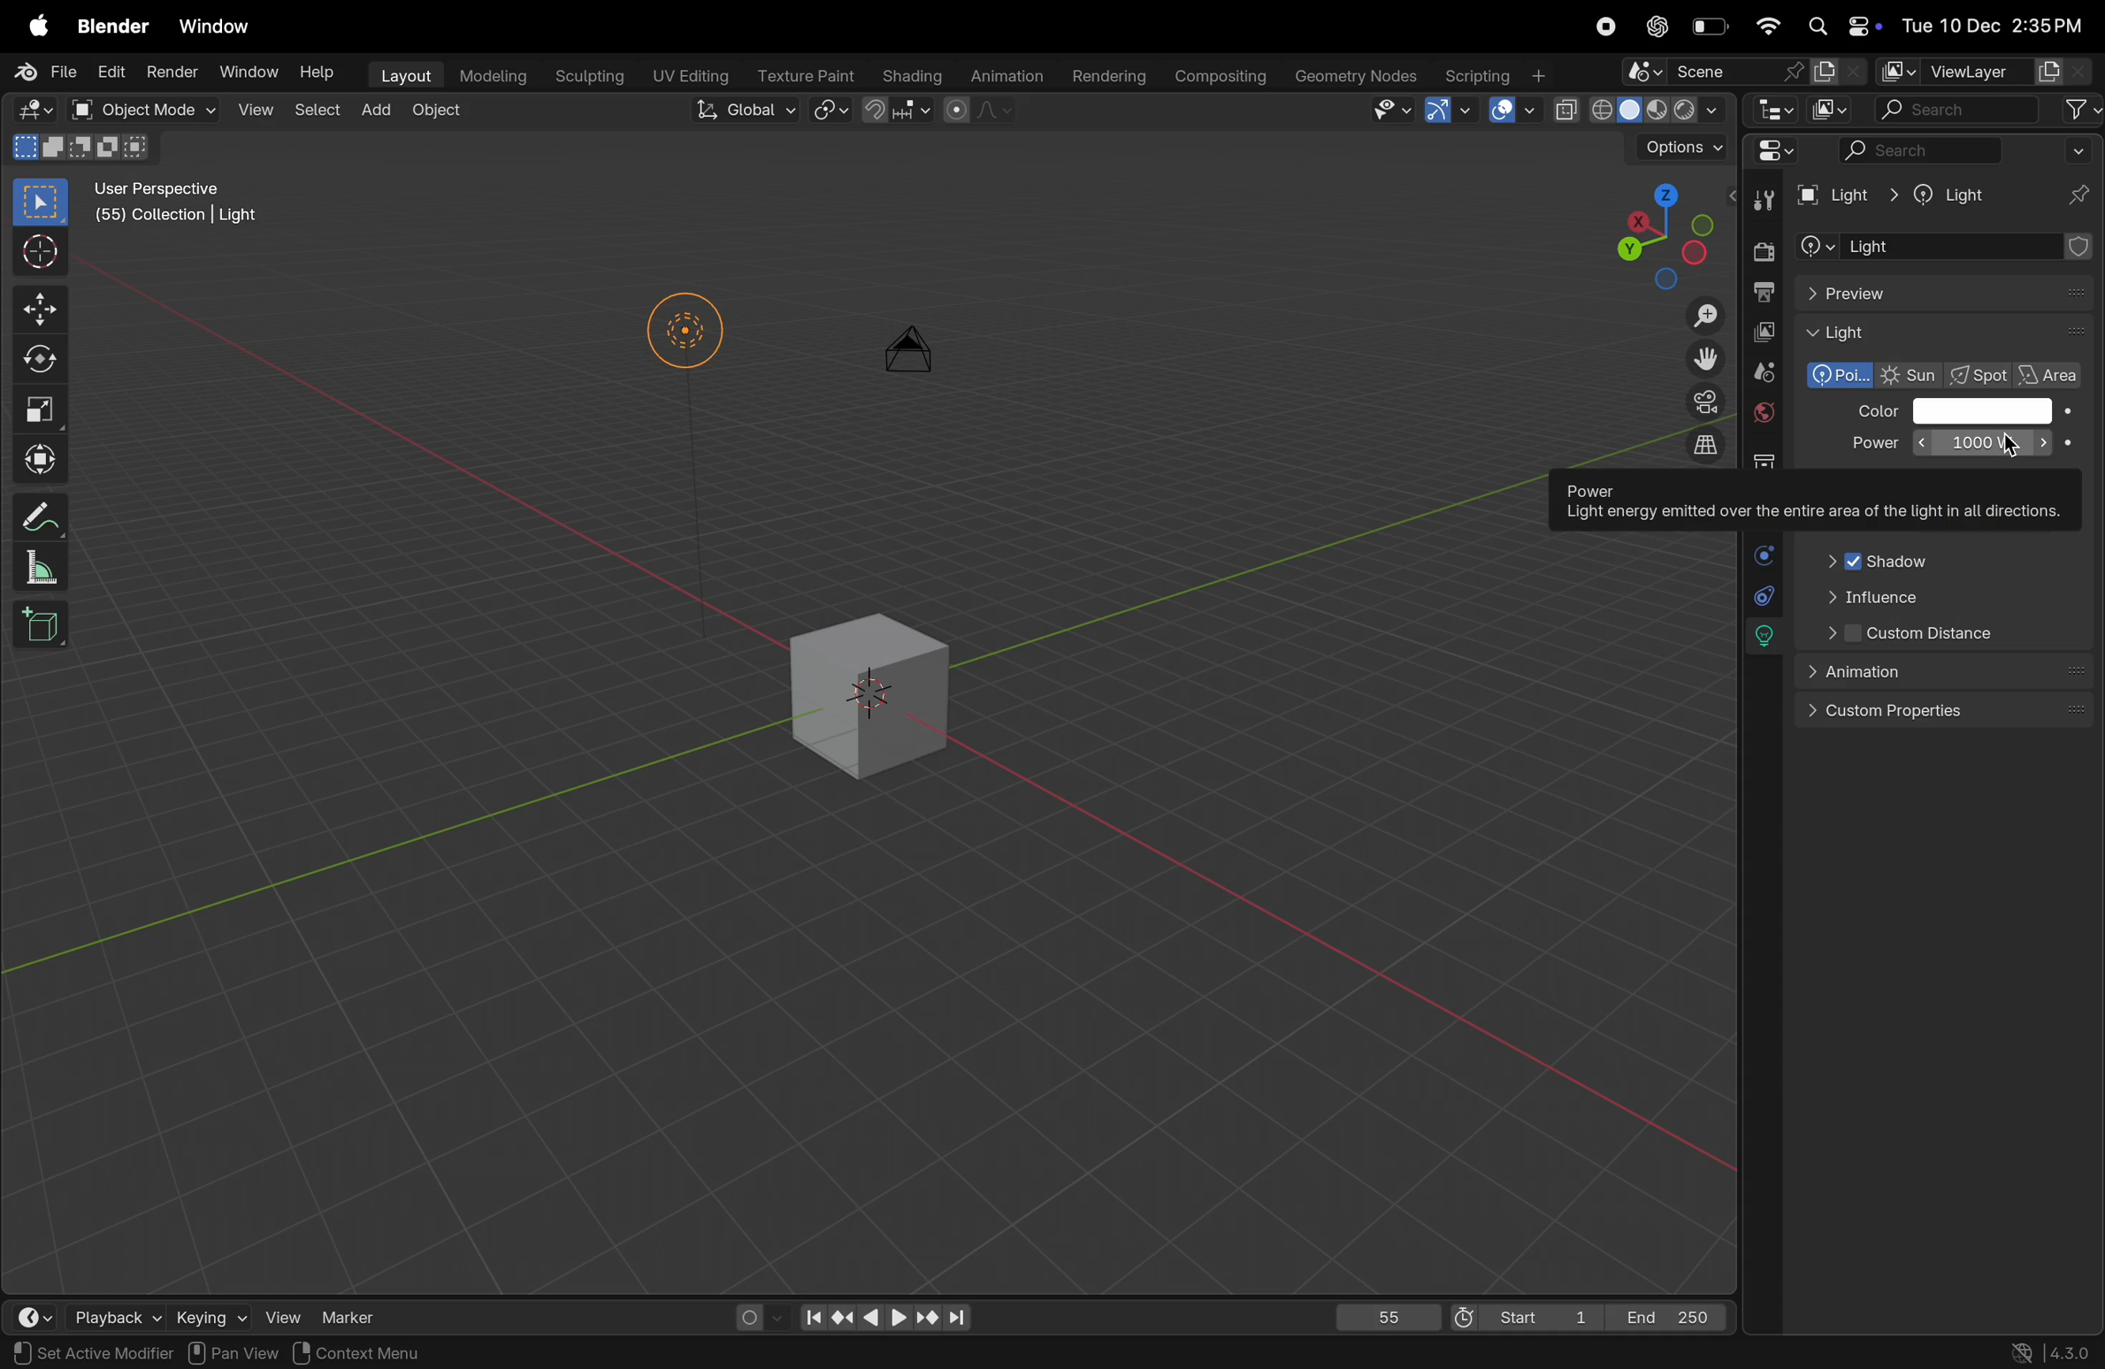  What do you see at coordinates (142, 109) in the screenshot?
I see `object mode` at bounding box center [142, 109].